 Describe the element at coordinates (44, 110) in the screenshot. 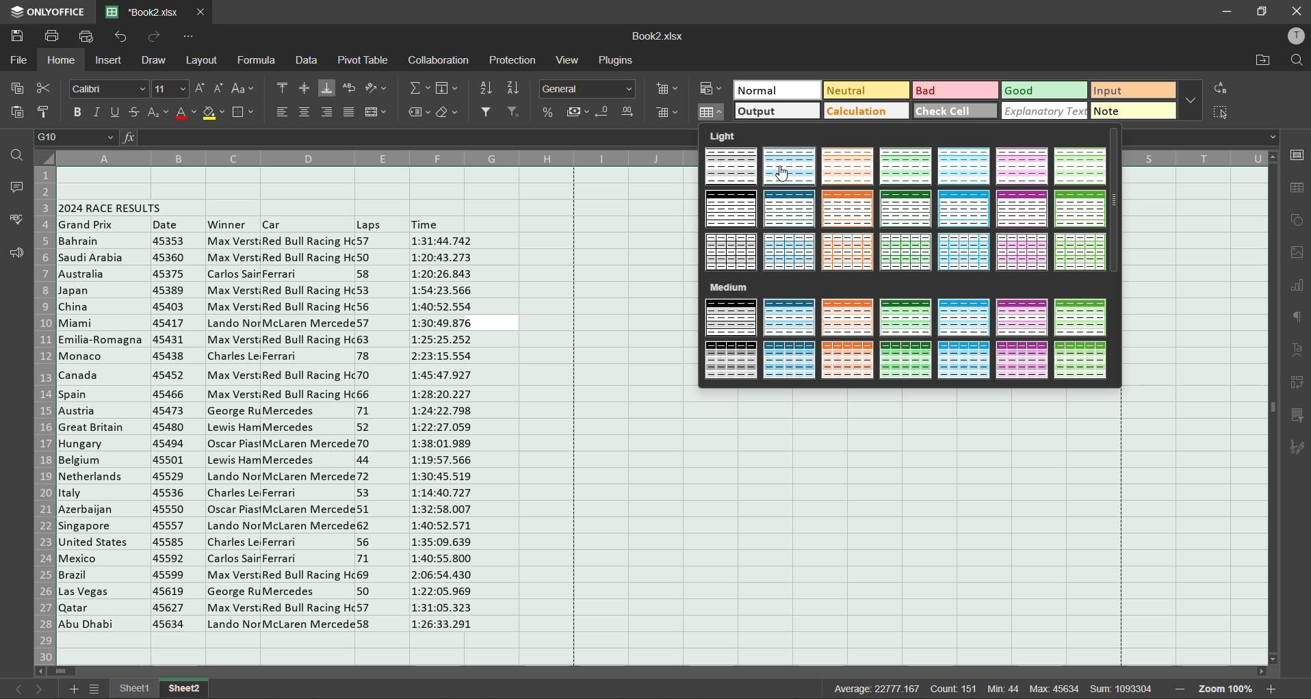

I see `copy style` at that location.